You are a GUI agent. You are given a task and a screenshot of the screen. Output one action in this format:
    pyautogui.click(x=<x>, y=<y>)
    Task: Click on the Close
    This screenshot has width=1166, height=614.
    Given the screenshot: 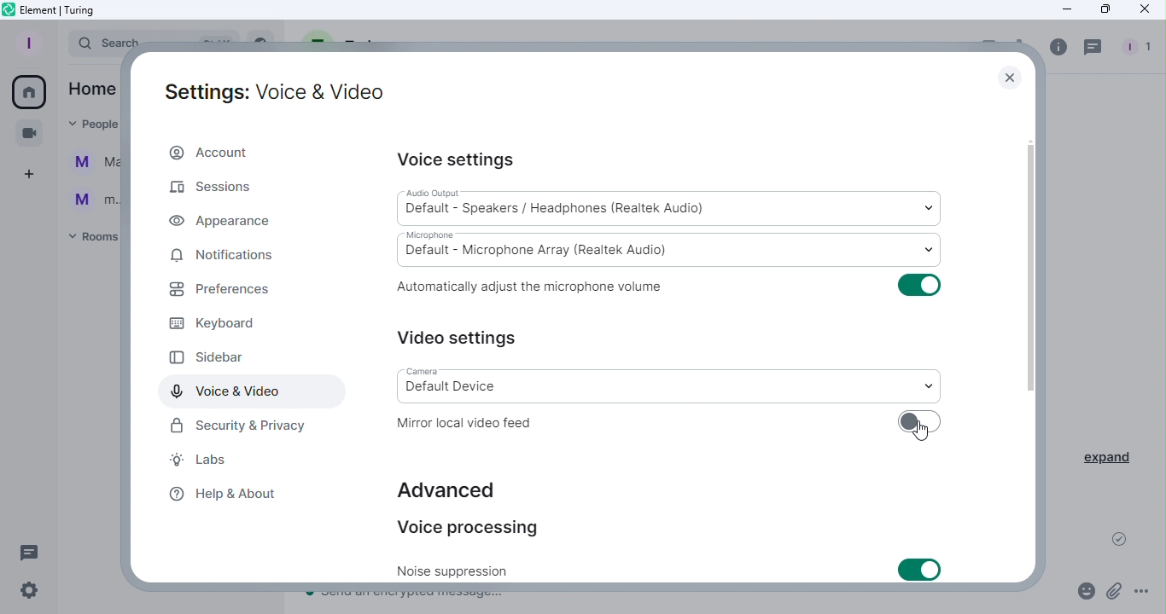 What is the action you would take?
    pyautogui.click(x=1006, y=75)
    